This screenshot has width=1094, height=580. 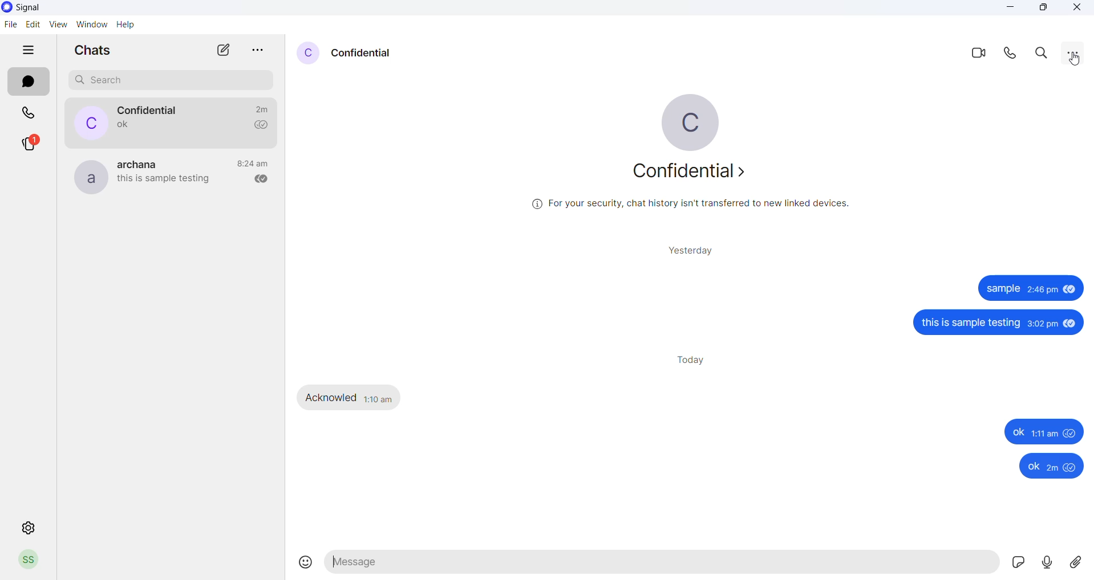 What do you see at coordinates (260, 109) in the screenshot?
I see `last message time` at bounding box center [260, 109].